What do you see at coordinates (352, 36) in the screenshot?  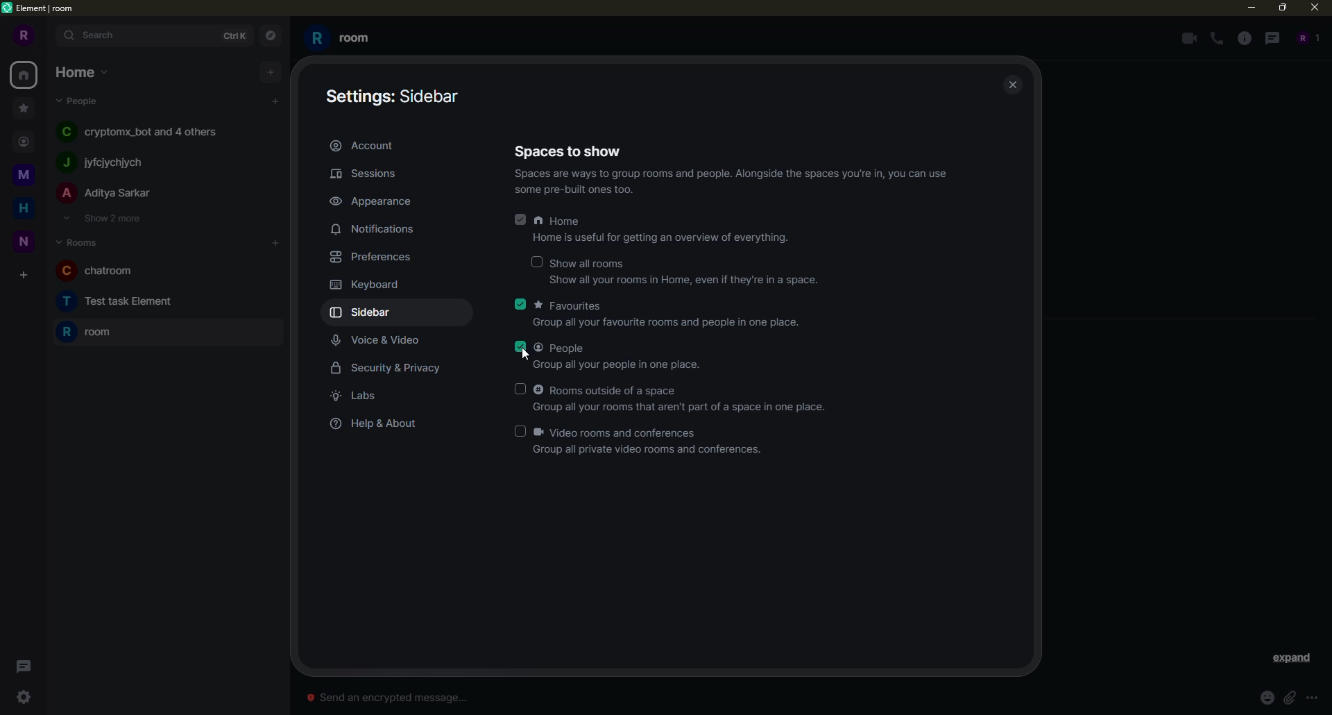 I see `R room` at bounding box center [352, 36].